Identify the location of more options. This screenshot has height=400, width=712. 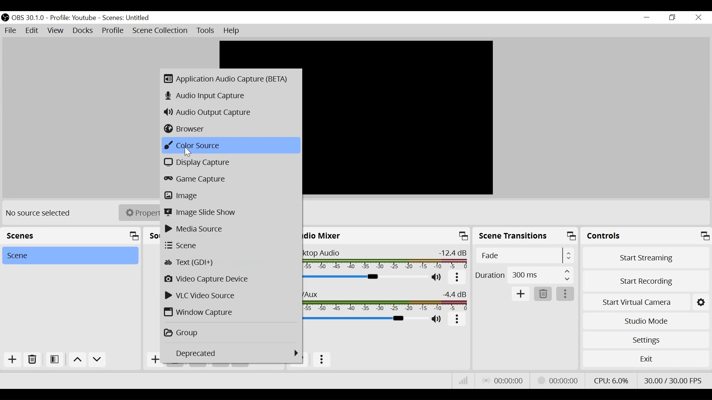
(566, 295).